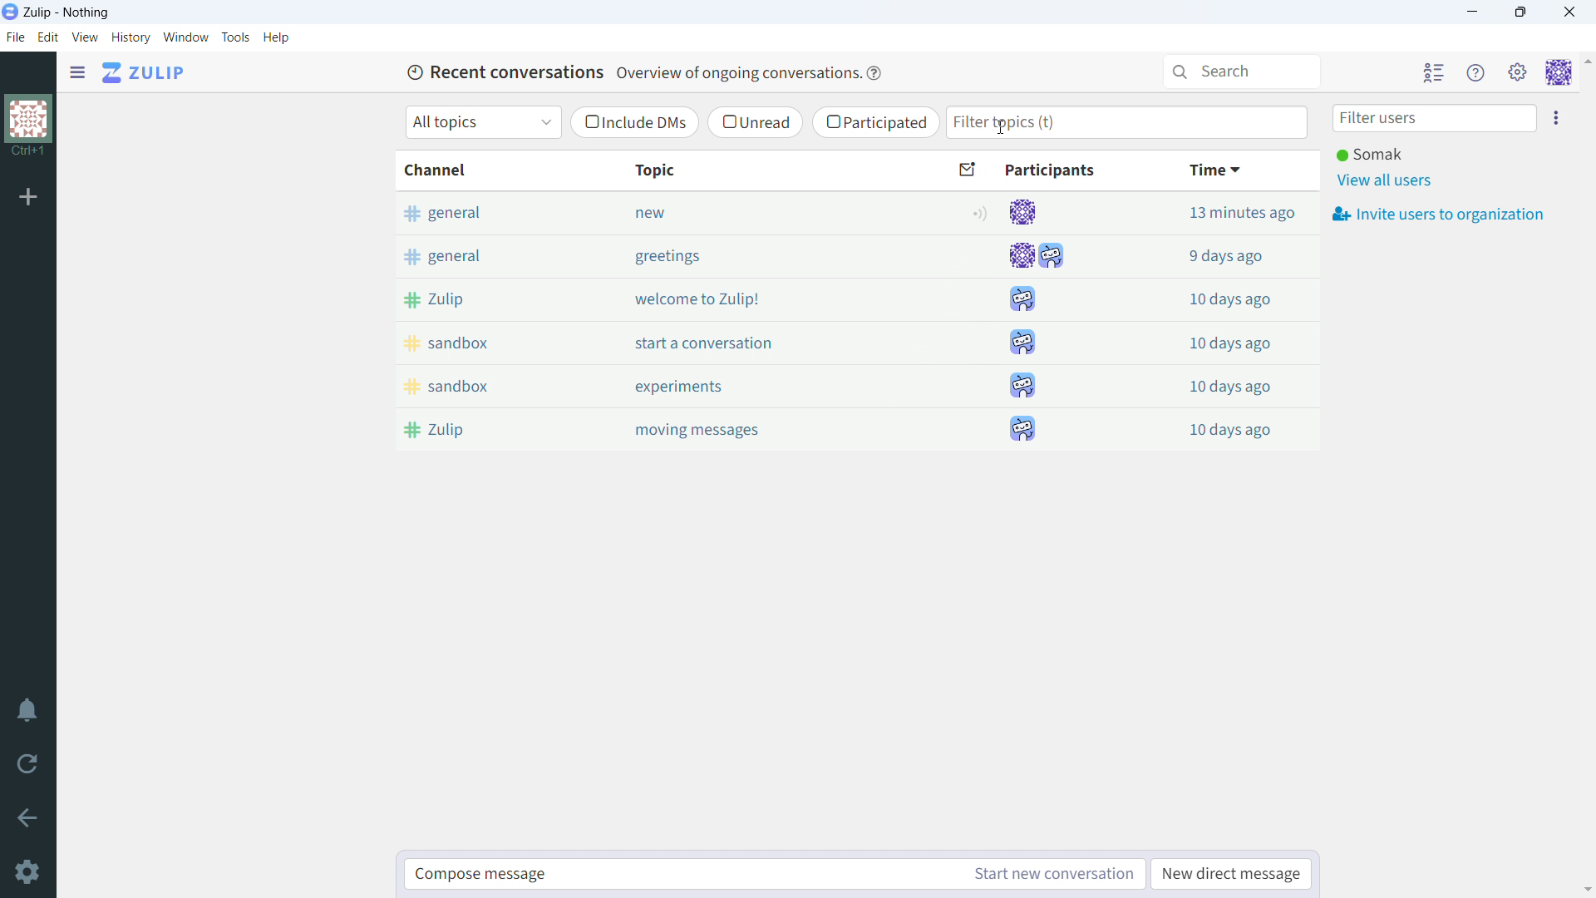 This screenshot has height=898, width=1596. Describe the element at coordinates (756, 121) in the screenshot. I see `unread` at that location.